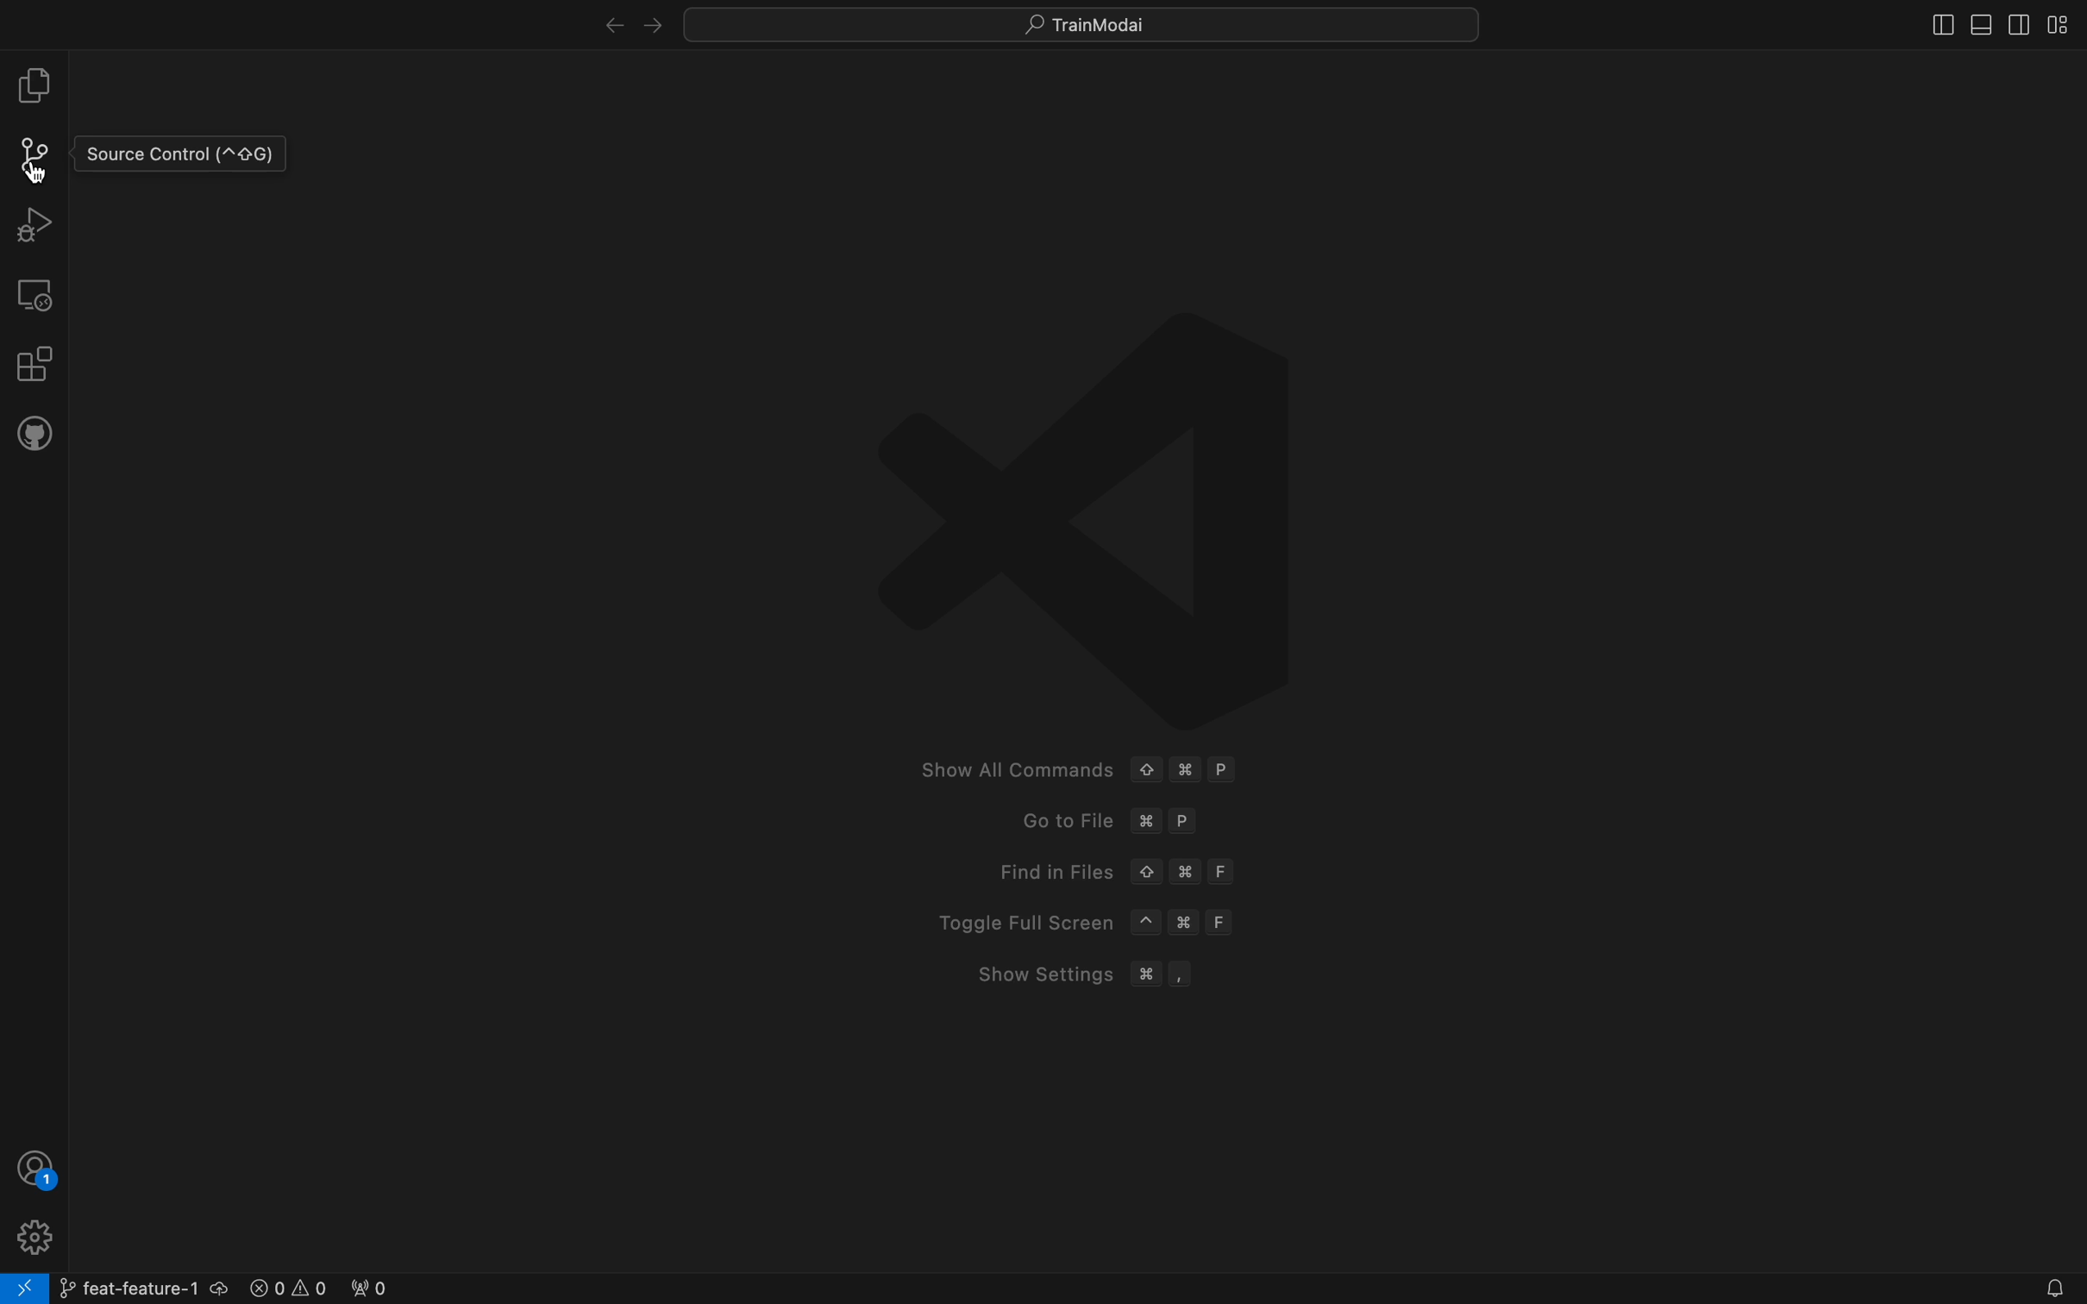 This screenshot has width=2087, height=1304. What do you see at coordinates (1187, 770) in the screenshot?
I see `Command` at bounding box center [1187, 770].